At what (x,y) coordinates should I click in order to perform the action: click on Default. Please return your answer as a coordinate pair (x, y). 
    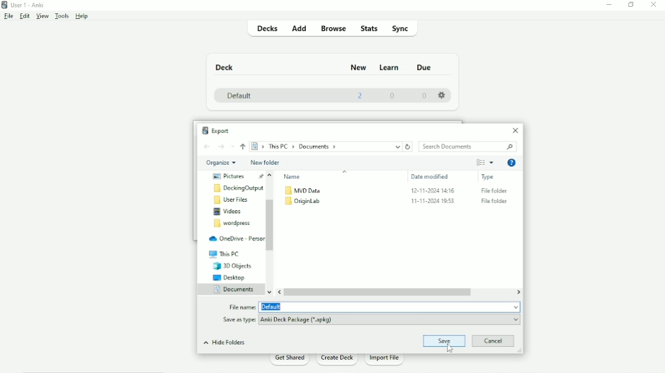
    Looking at the image, I should click on (239, 97).